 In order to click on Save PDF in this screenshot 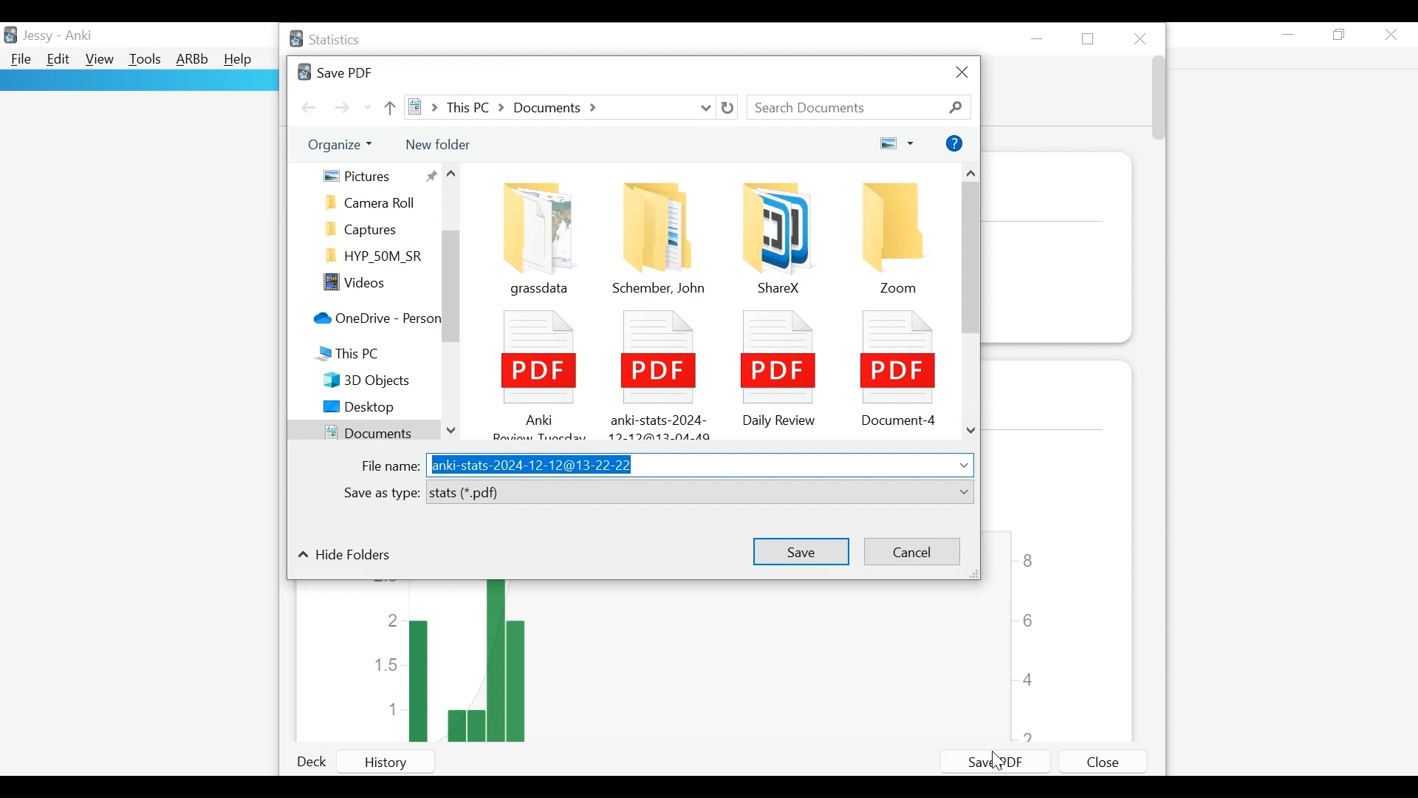, I will do `click(334, 71)`.